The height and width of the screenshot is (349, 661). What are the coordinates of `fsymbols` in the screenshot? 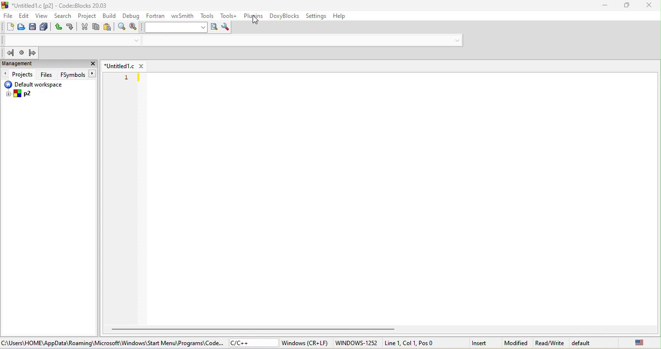 It's located at (72, 74).